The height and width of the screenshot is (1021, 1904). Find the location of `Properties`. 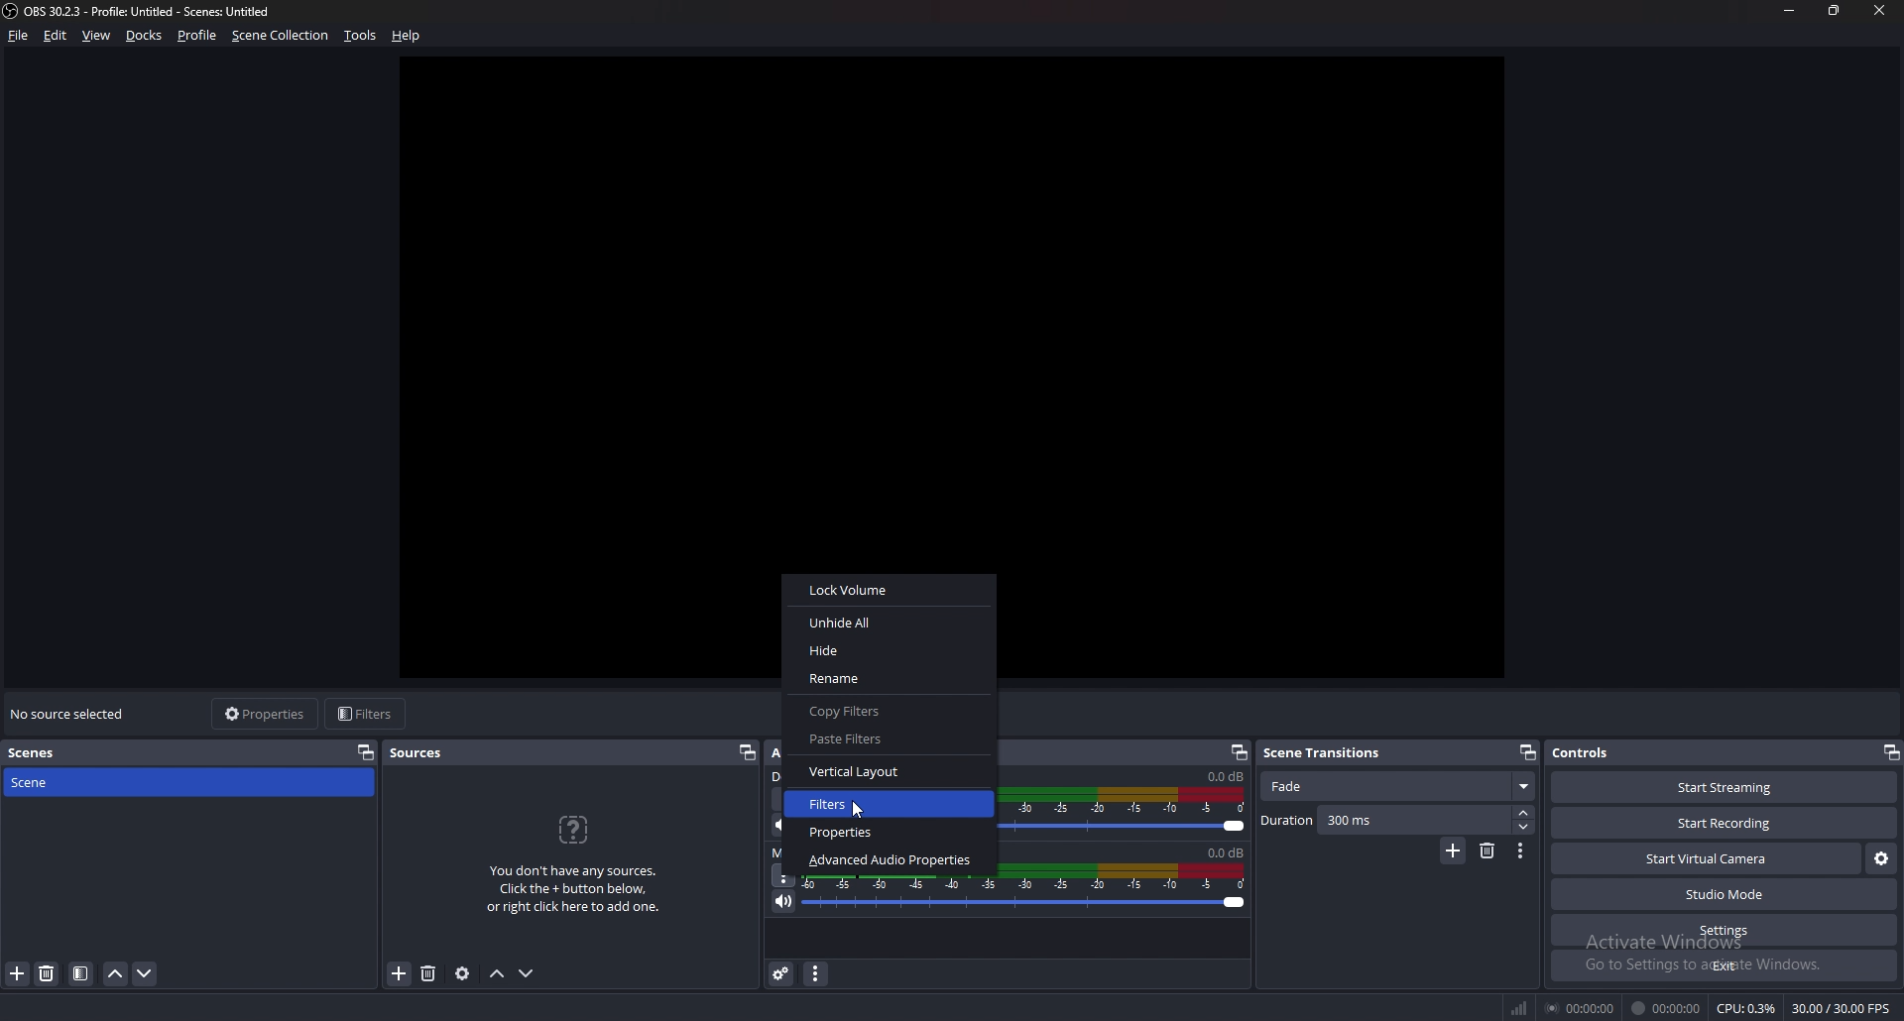

Properties is located at coordinates (856, 835).